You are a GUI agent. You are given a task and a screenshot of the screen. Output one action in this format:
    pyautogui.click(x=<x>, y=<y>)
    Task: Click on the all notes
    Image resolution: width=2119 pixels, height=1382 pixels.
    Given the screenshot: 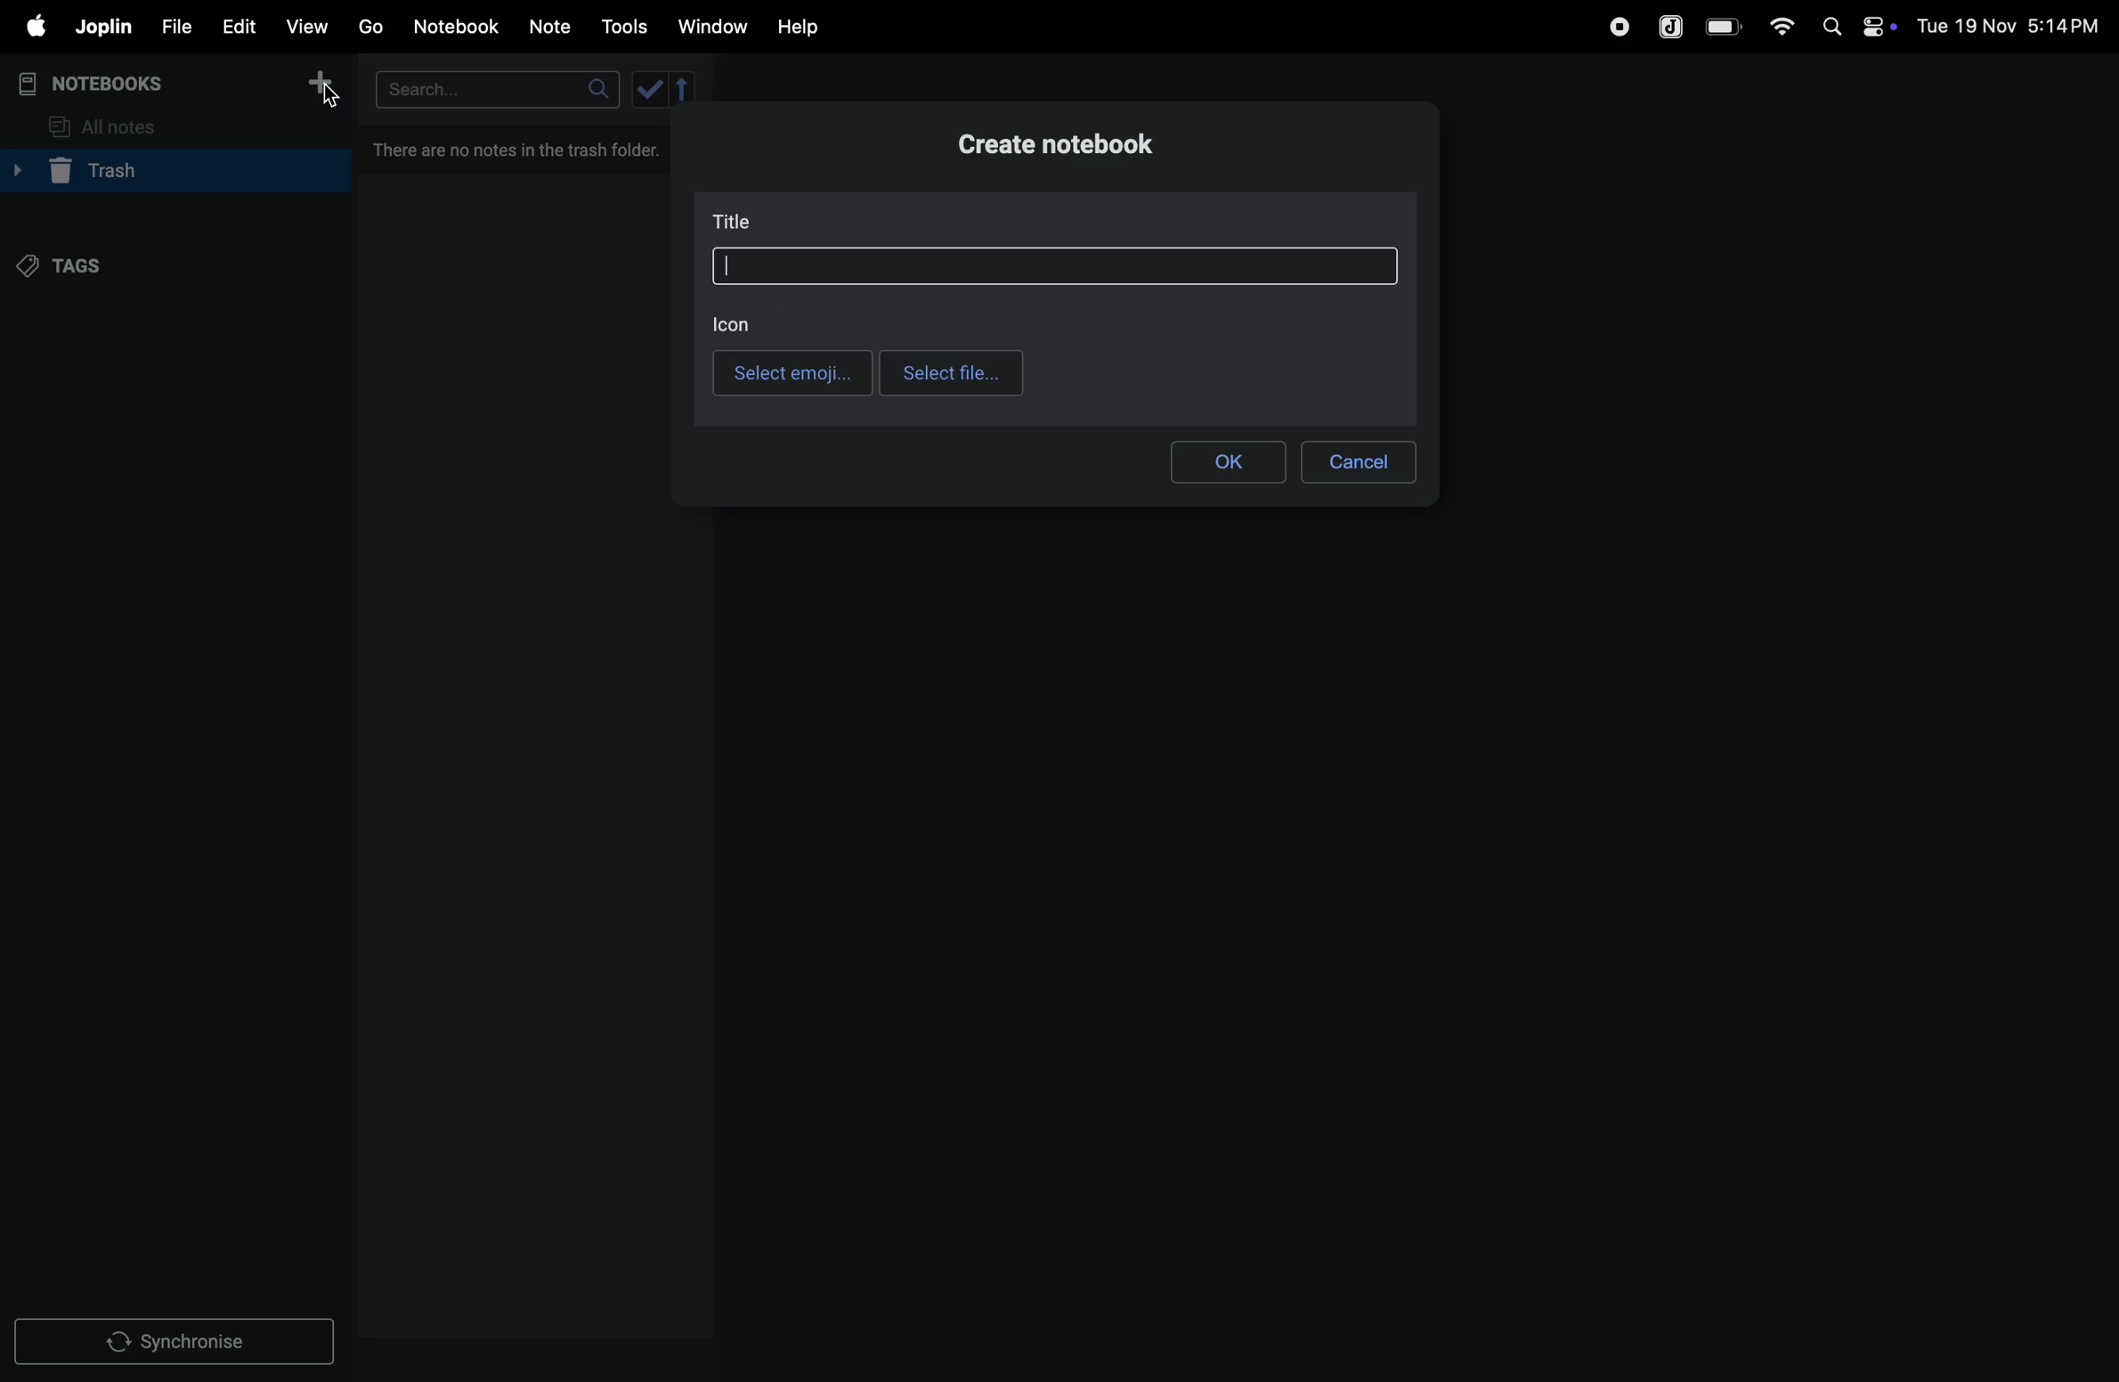 What is the action you would take?
    pyautogui.click(x=107, y=127)
    